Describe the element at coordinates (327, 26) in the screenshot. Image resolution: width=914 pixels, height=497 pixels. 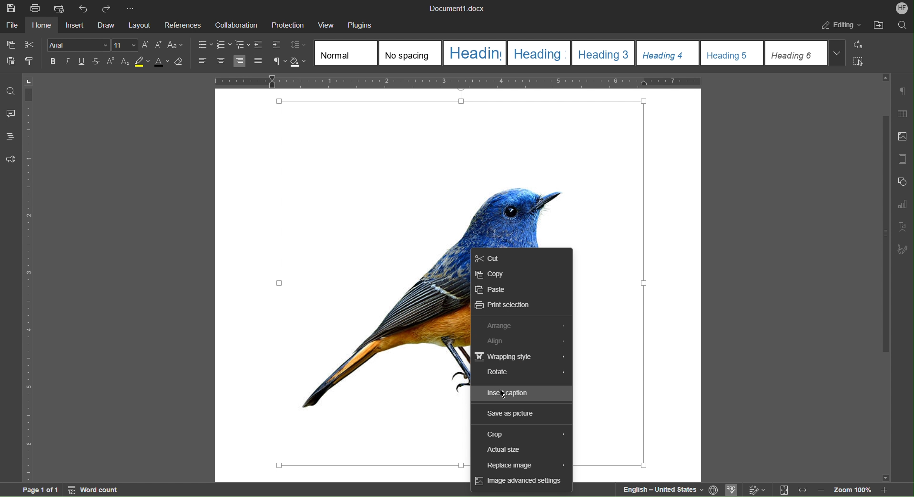
I see `View` at that location.